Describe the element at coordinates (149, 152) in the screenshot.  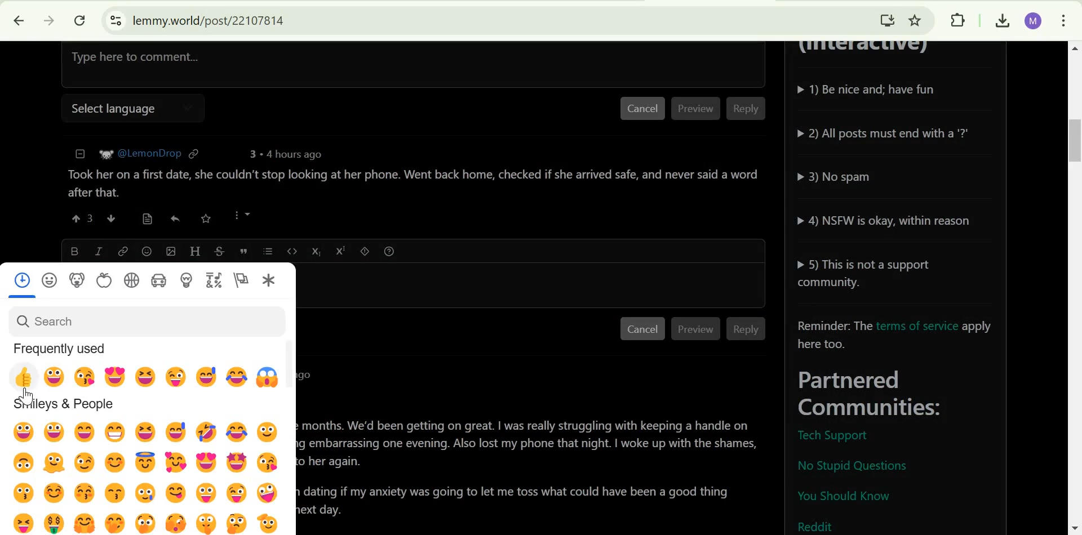
I see `user ID` at that location.